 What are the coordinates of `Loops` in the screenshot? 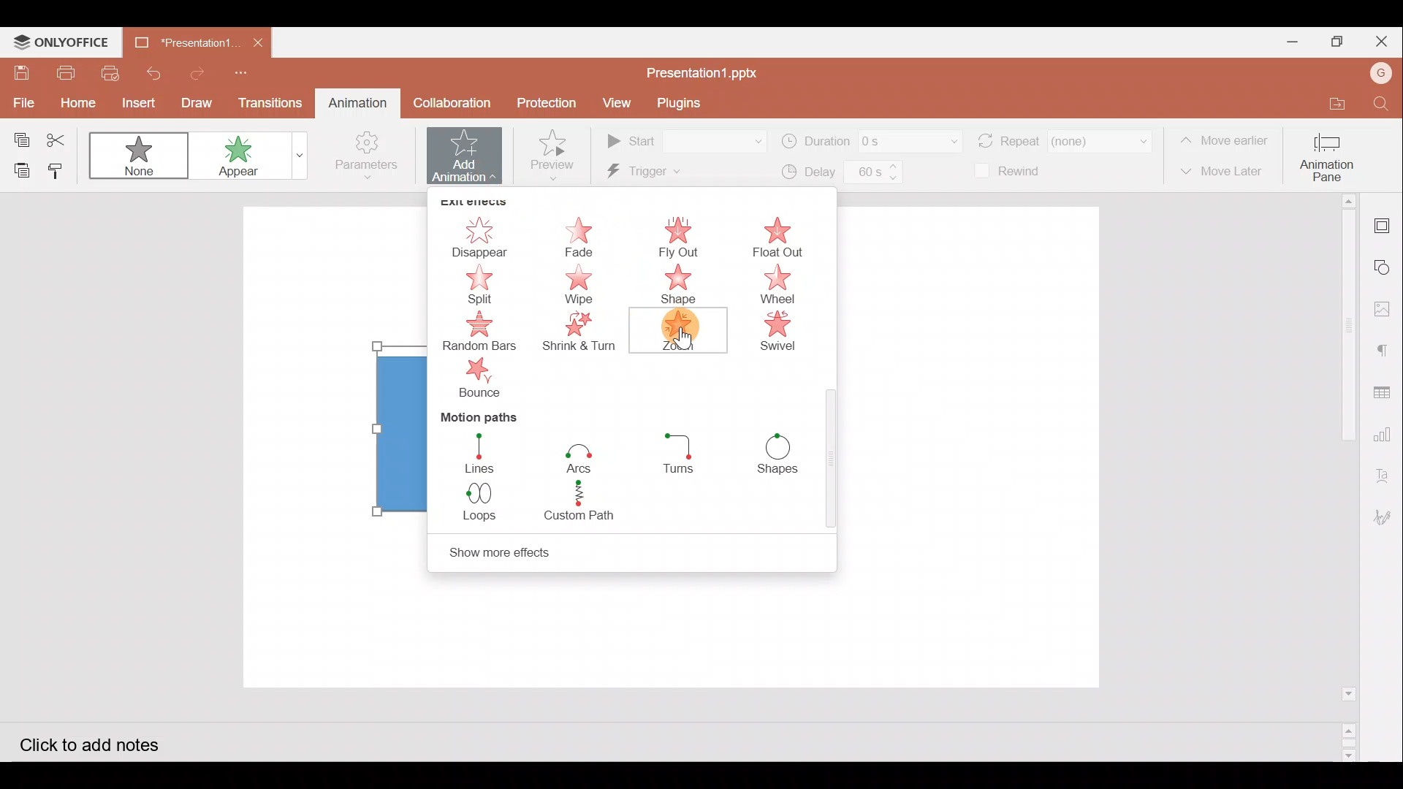 It's located at (477, 501).